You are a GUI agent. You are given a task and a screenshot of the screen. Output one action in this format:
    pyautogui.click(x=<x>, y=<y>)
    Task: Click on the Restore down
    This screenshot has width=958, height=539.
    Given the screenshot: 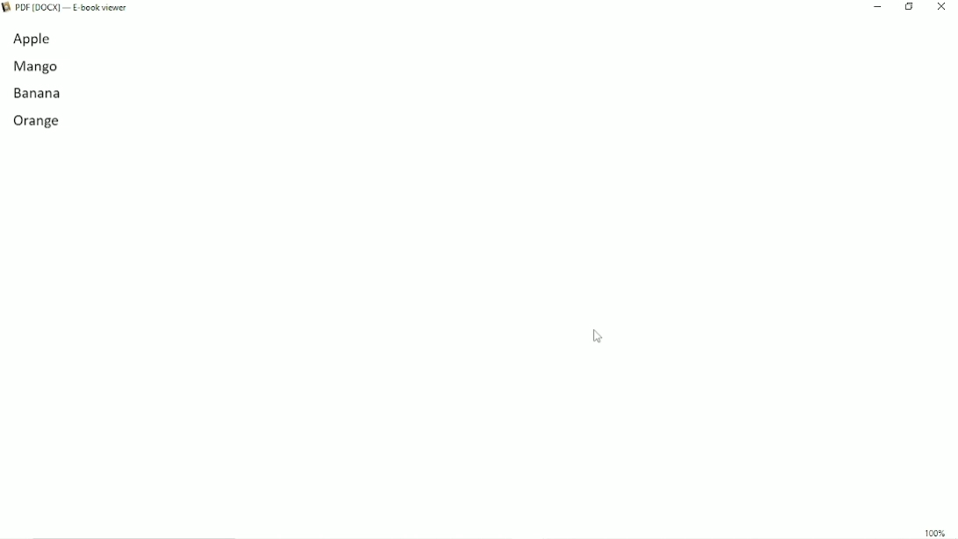 What is the action you would take?
    pyautogui.click(x=910, y=7)
    